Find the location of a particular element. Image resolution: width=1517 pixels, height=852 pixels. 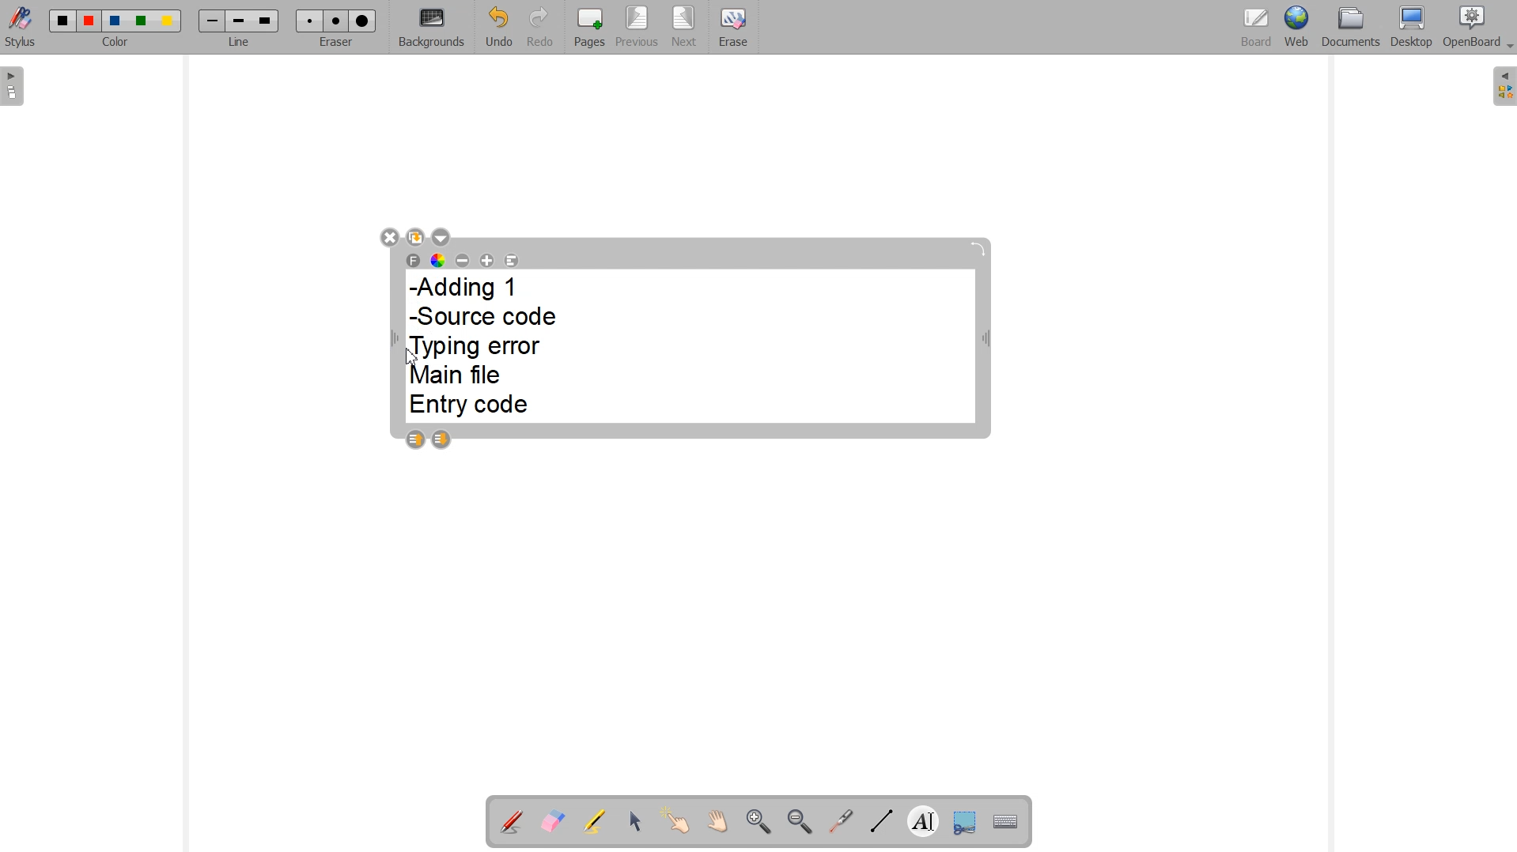

Virtual laser pointer is located at coordinates (841, 821).